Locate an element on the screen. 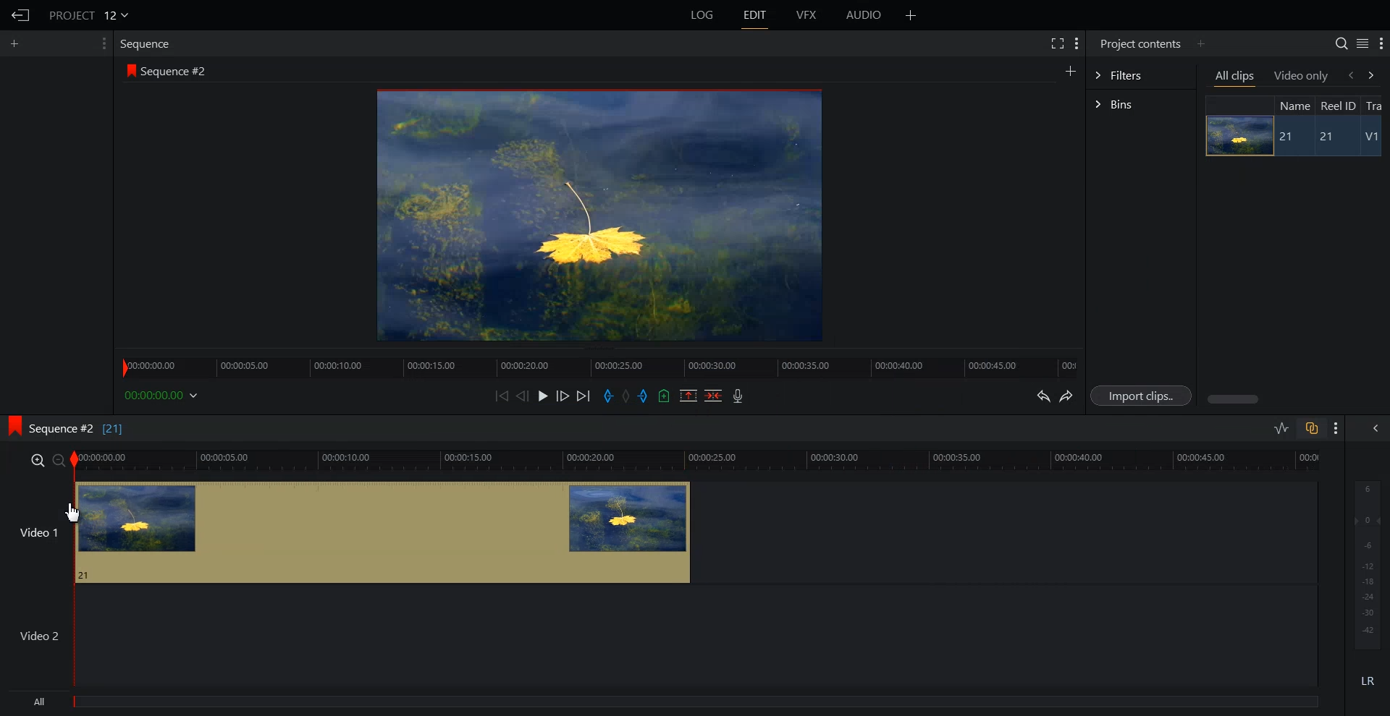  Full screen is located at coordinates (1056, 42).